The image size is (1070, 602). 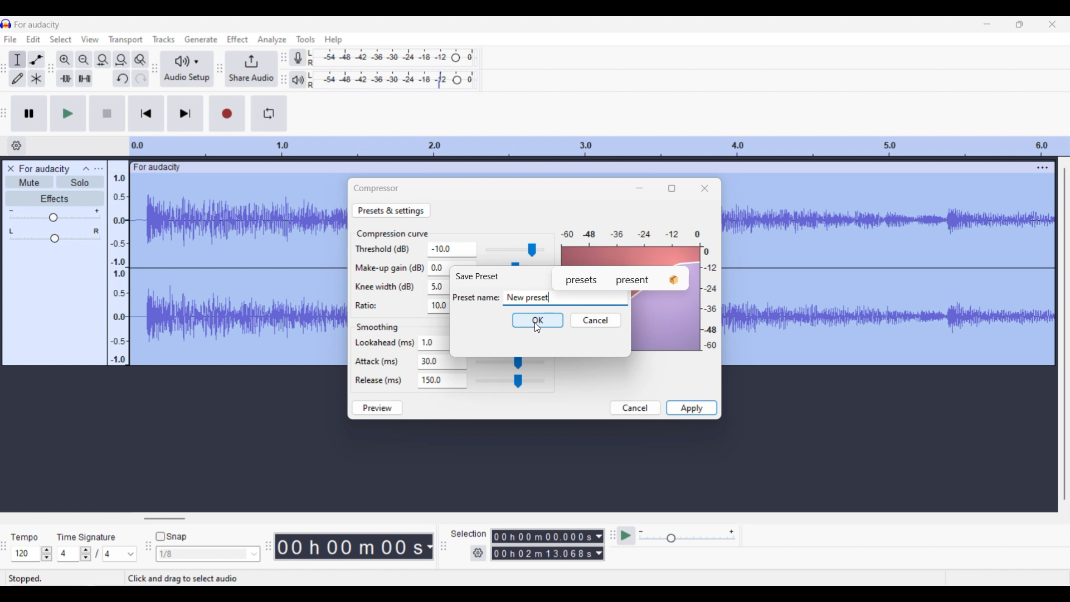 I want to click on Redo, so click(x=140, y=78).